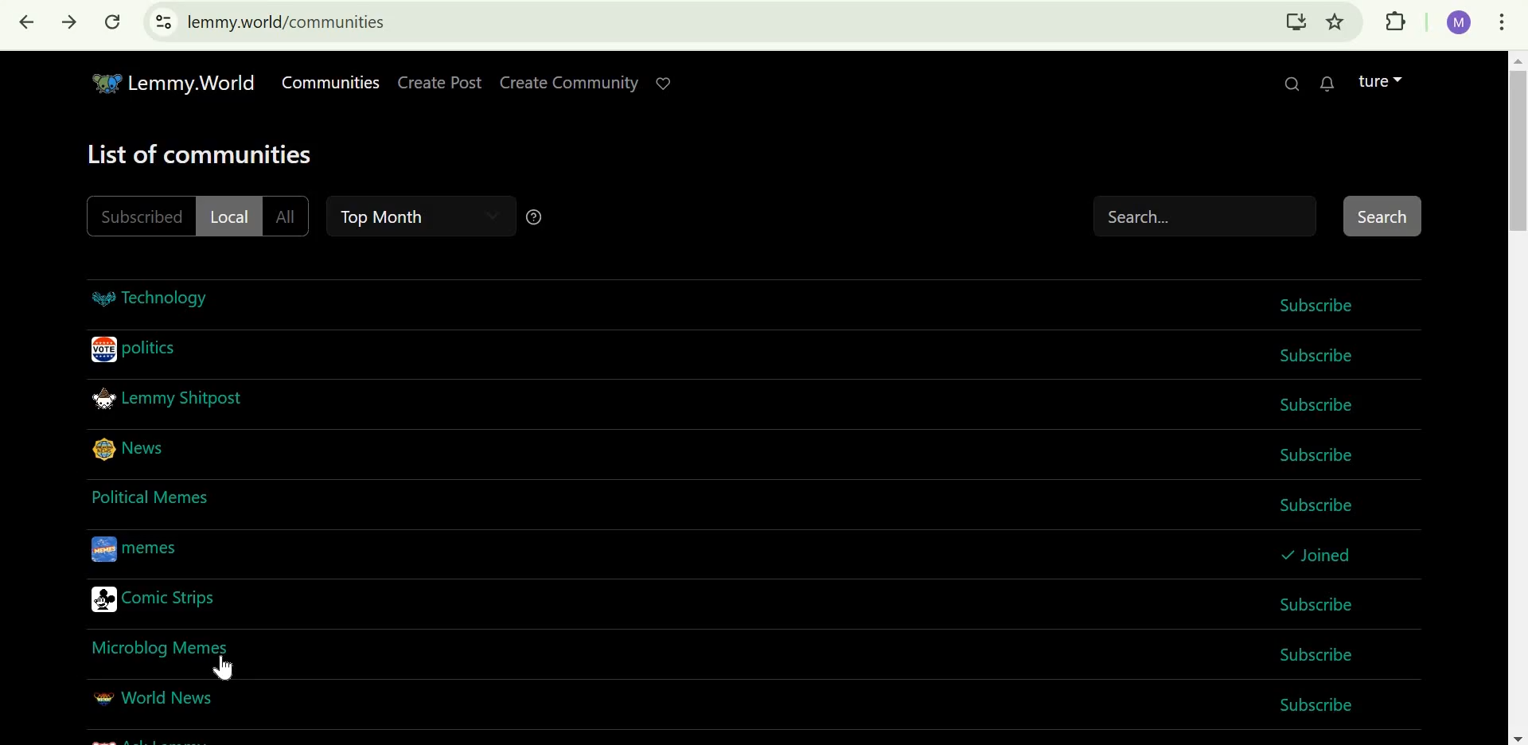 This screenshot has width=1528, height=745. I want to click on subscribe, so click(1323, 356).